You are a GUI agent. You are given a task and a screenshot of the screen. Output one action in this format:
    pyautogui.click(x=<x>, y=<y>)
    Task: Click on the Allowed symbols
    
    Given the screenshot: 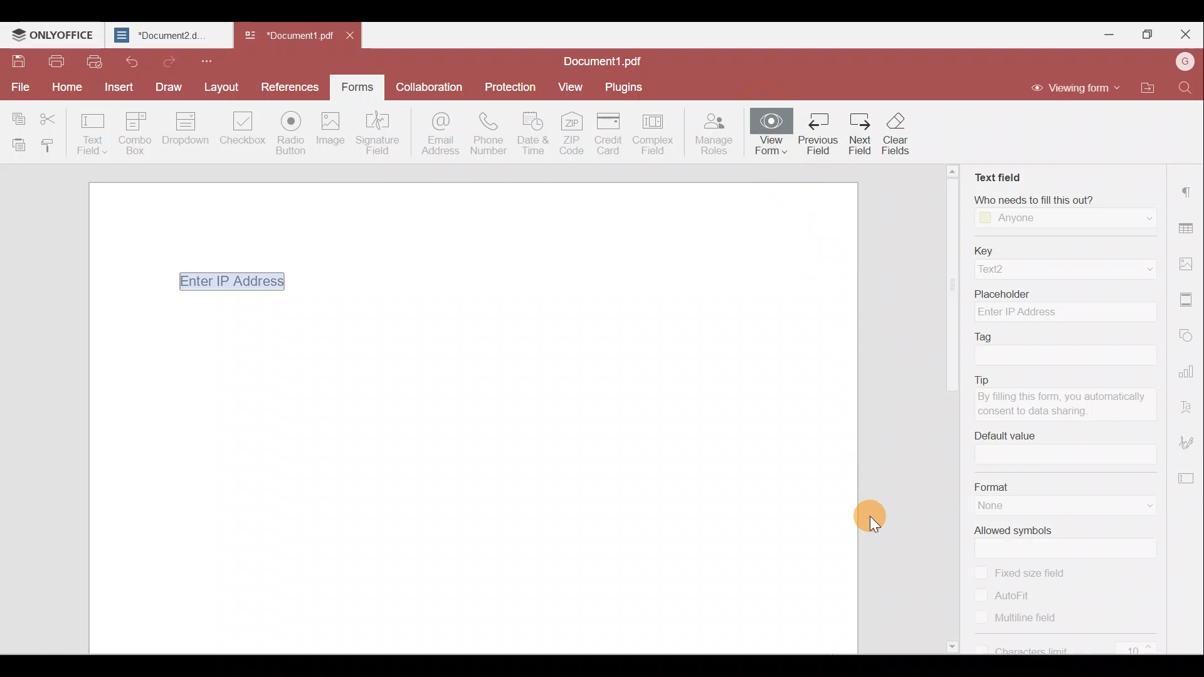 What is the action you would take?
    pyautogui.click(x=1015, y=531)
    